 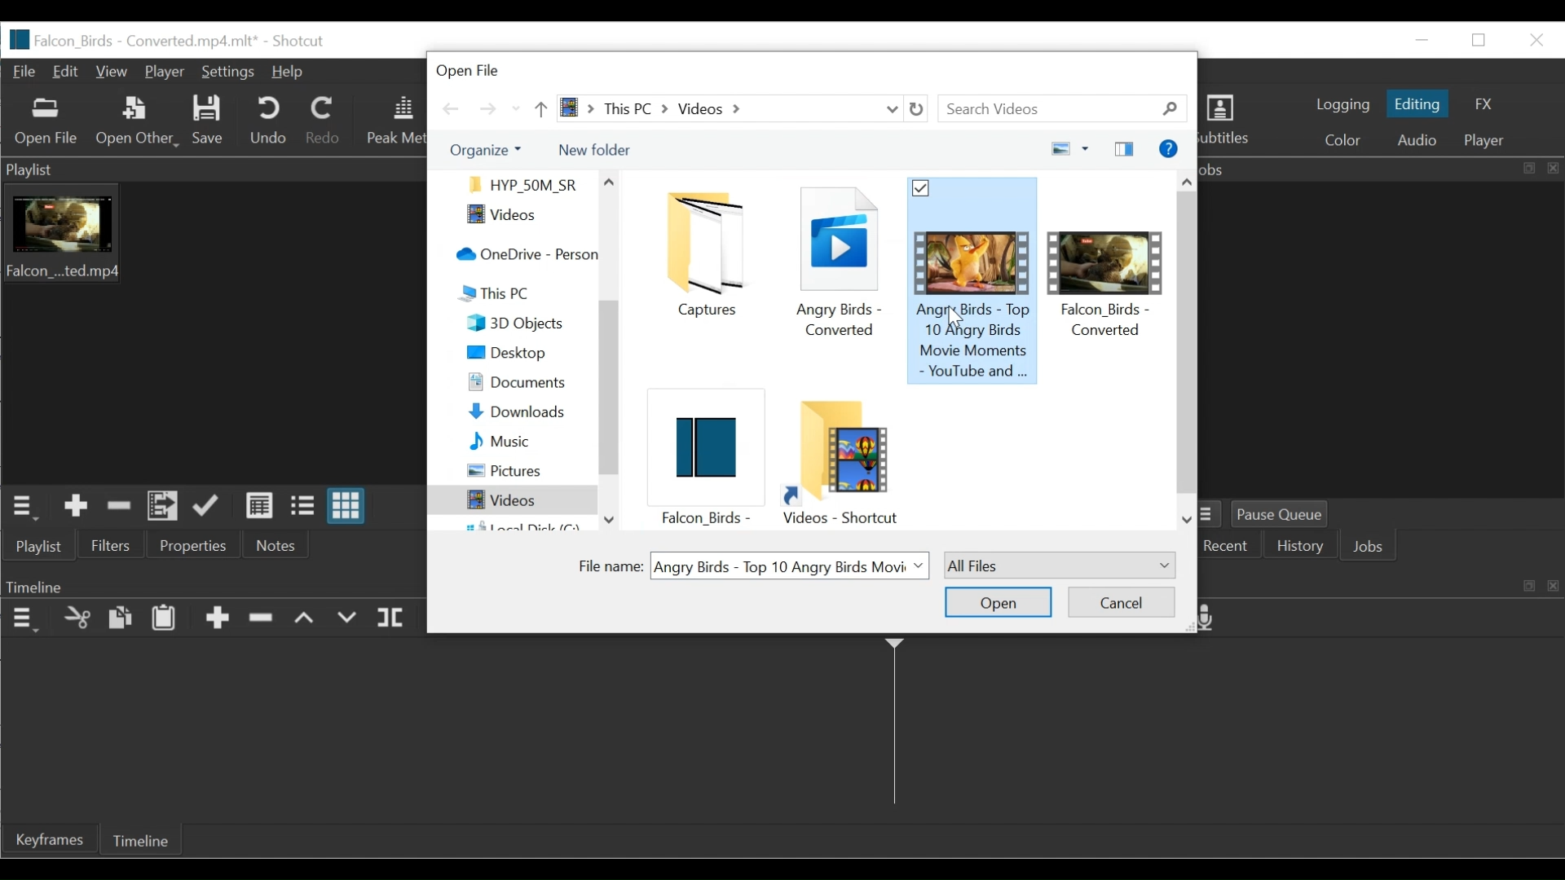 I want to click on View as details, so click(x=261, y=508).